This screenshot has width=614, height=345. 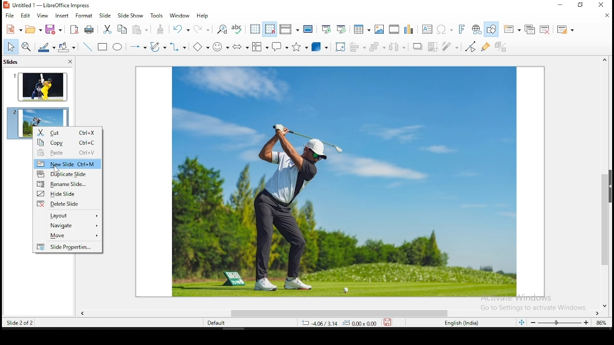 What do you see at coordinates (220, 46) in the screenshot?
I see `symbol shapes` at bounding box center [220, 46].